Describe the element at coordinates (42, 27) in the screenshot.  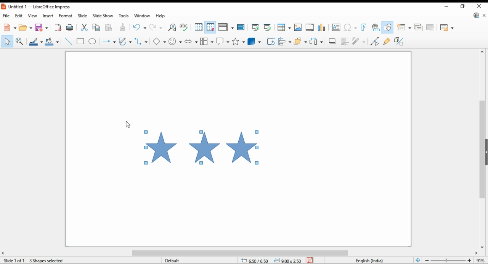
I see `save` at that location.